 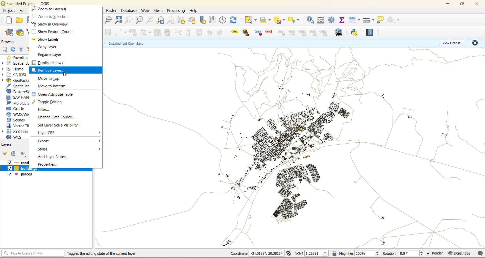 I want to click on minimize, so click(x=450, y=4).